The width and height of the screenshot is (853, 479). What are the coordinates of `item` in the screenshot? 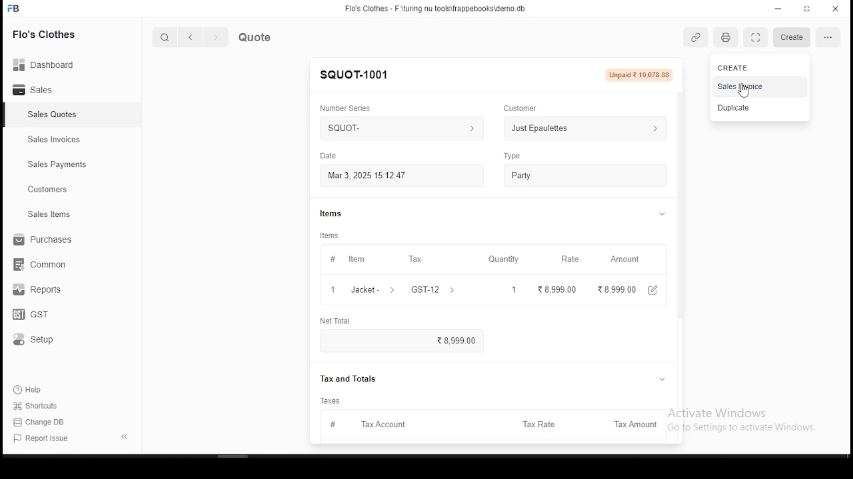 It's located at (349, 258).